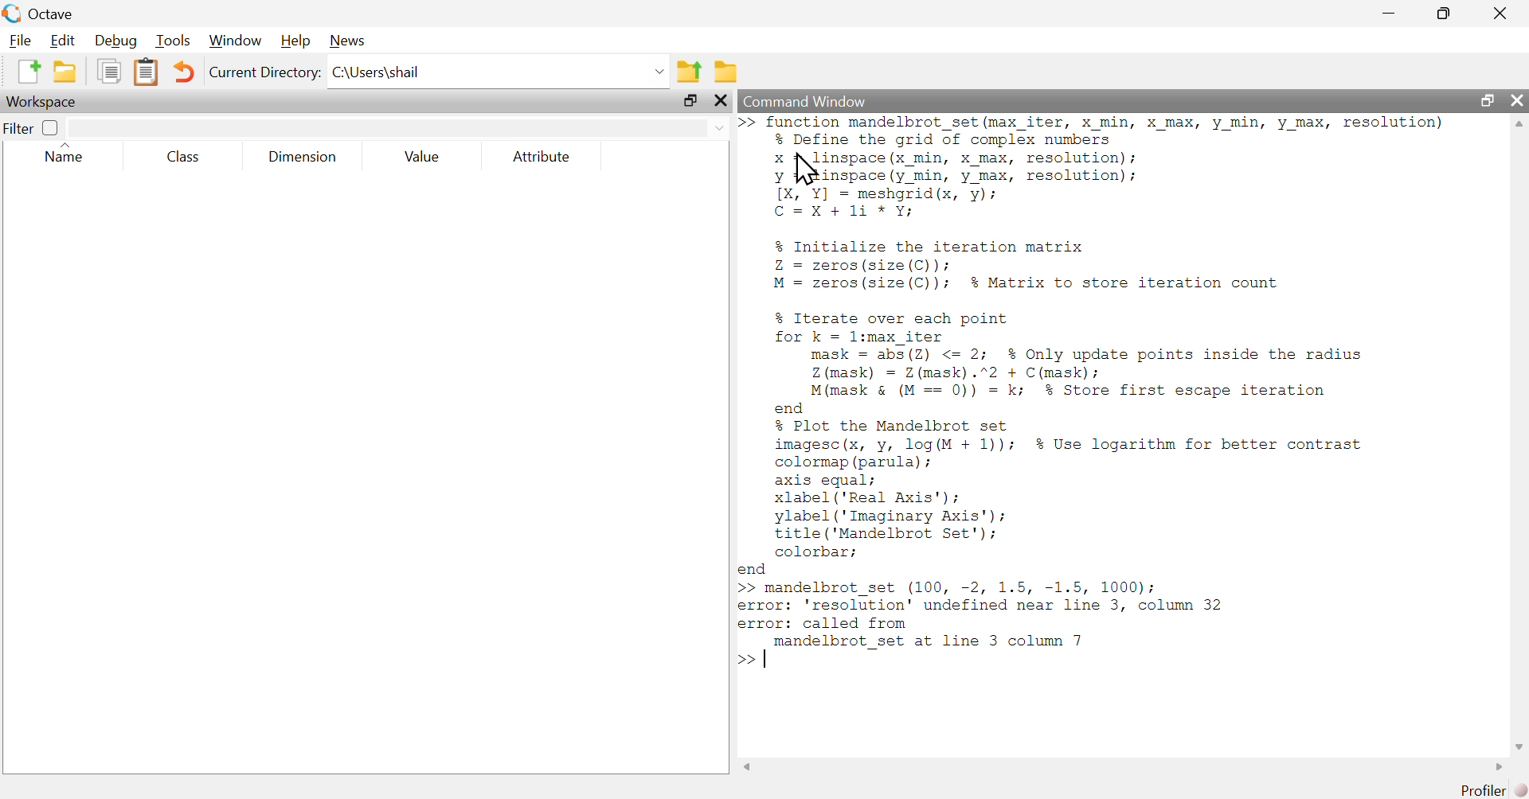 The height and width of the screenshot is (799, 1529). What do you see at coordinates (293, 41) in the screenshot?
I see `Help` at bounding box center [293, 41].